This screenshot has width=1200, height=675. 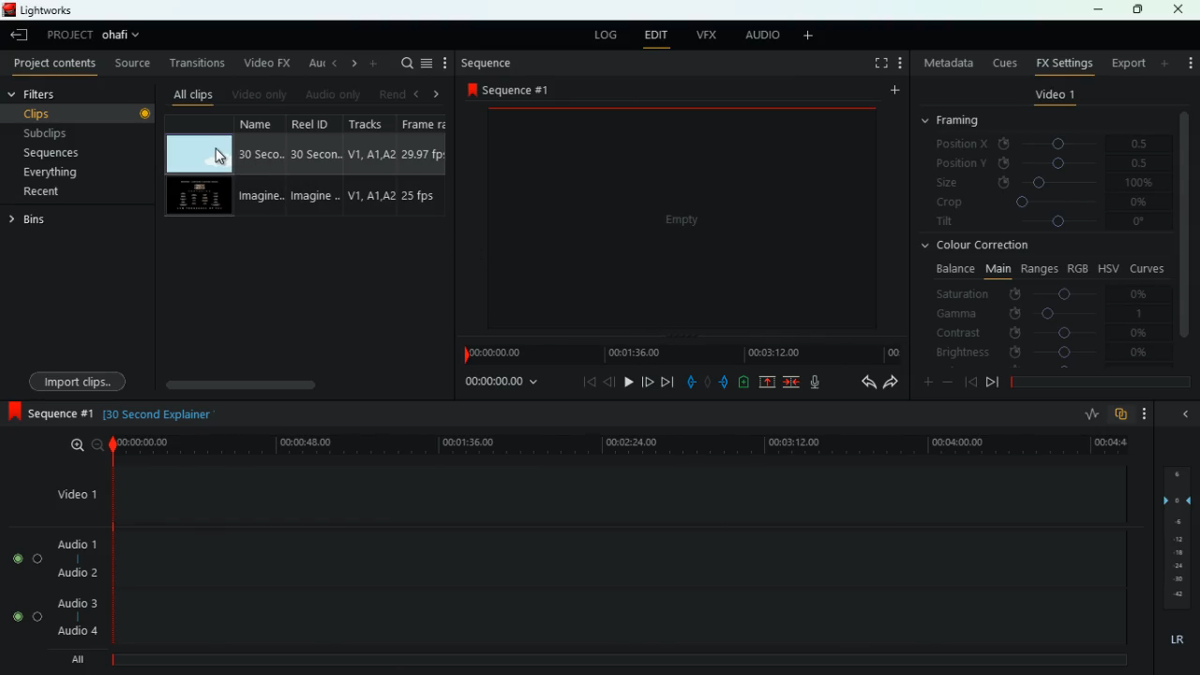 What do you see at coordinates (74, 605) in the screenshot?
I see `audio 3` at bounding box center [74, 605].